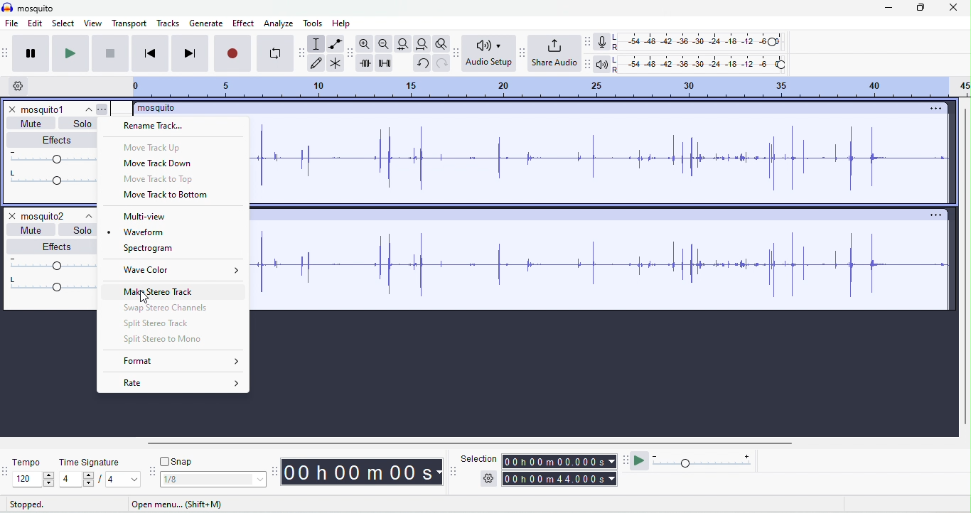 This screenshot has height=513, width=971. Describe the element at coordinates (364, 63) in the screenshot. I see `trim outside selection` at that location.